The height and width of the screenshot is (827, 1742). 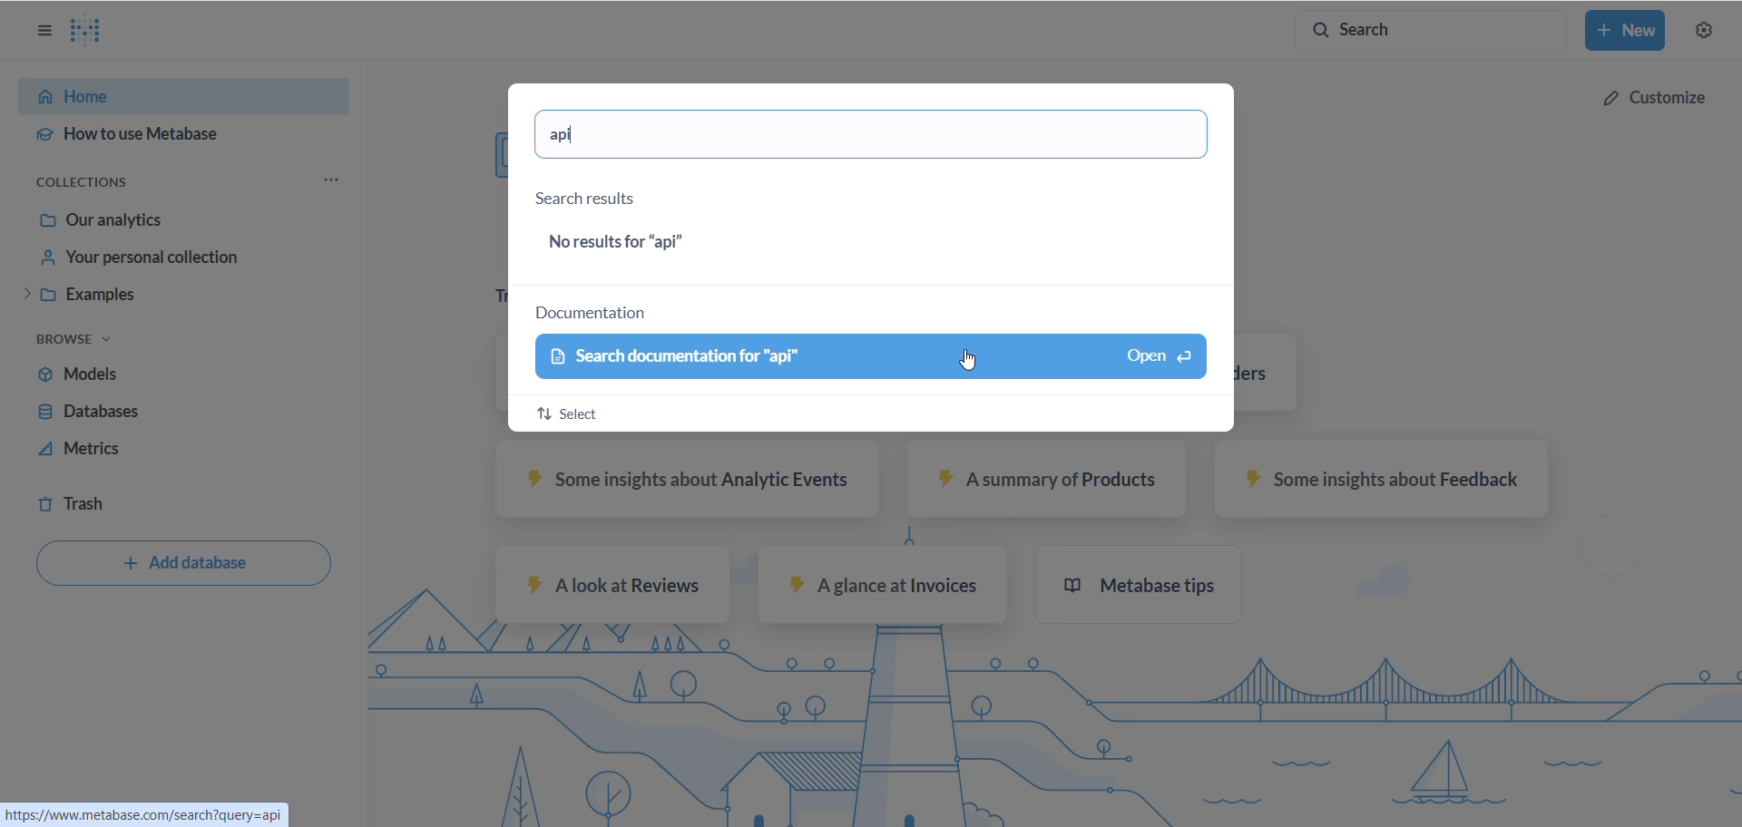 I want to click on results, so click(x=631, y=240).